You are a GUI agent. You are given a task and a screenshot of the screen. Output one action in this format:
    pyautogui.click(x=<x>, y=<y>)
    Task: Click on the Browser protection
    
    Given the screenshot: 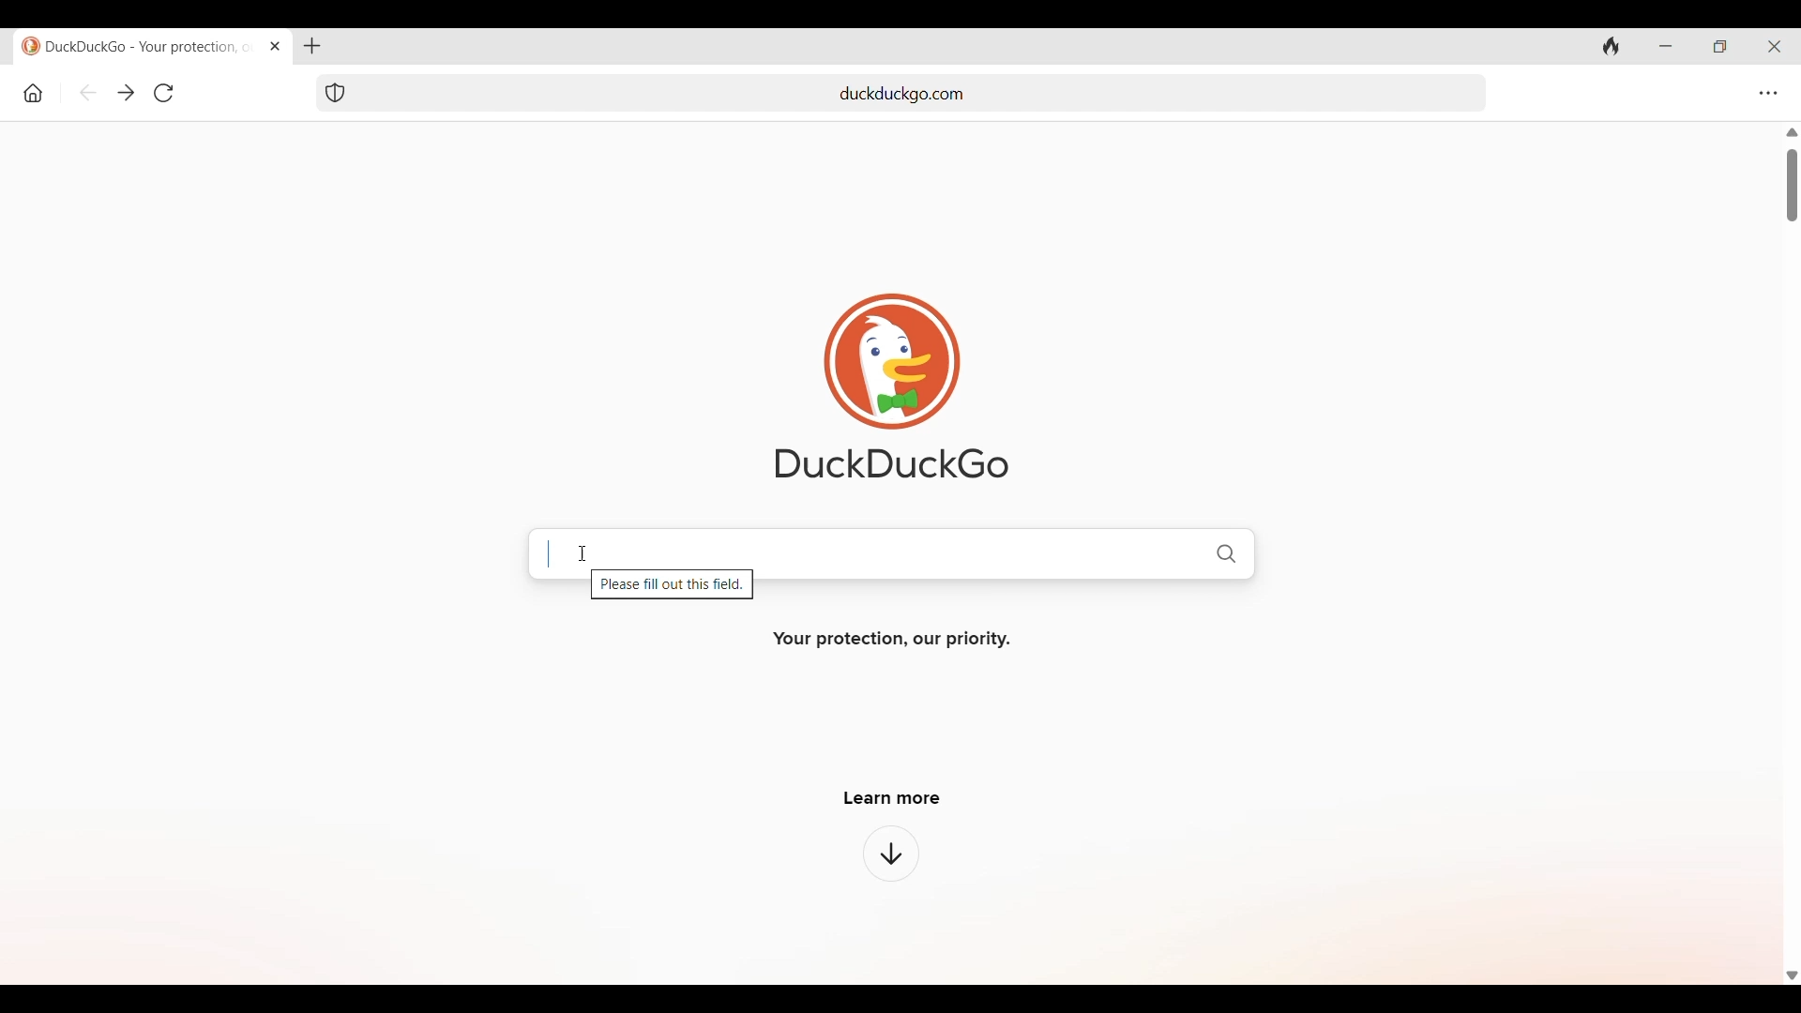 What is the action you would take?
    pyautogui.click(x=334, y=93)
    